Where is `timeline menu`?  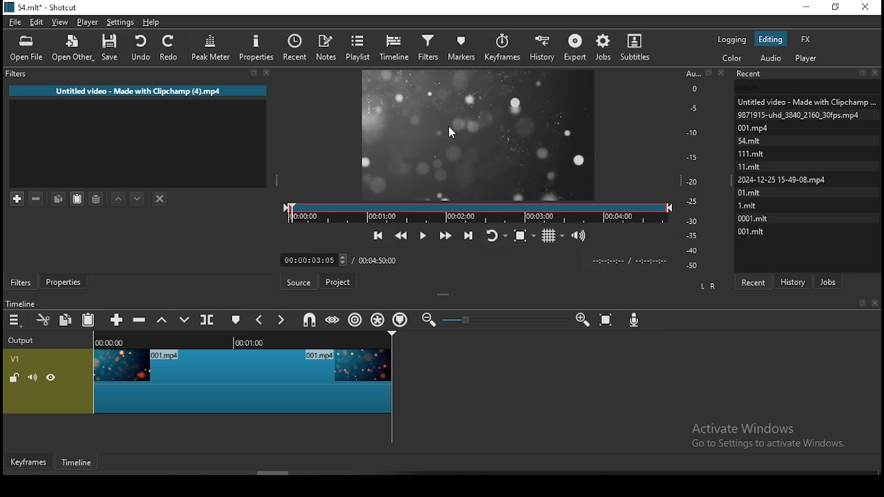
timeline menu is located at coordinates (15, 320).